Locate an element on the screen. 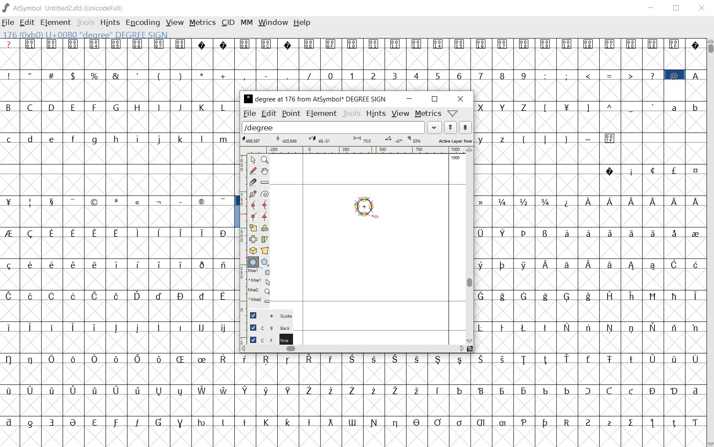 Image resolution: width=714 pixels, height=447 pixels. rotate the selection in 3D and project back to plane is located at coordinates (251, 251).